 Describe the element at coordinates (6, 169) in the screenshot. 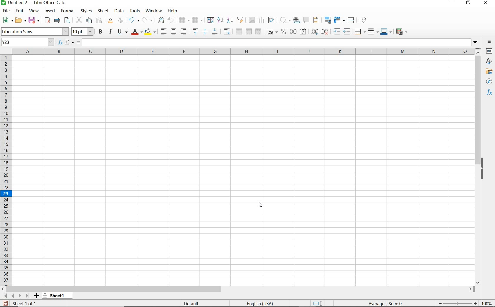

I see `ROWS` at that location.